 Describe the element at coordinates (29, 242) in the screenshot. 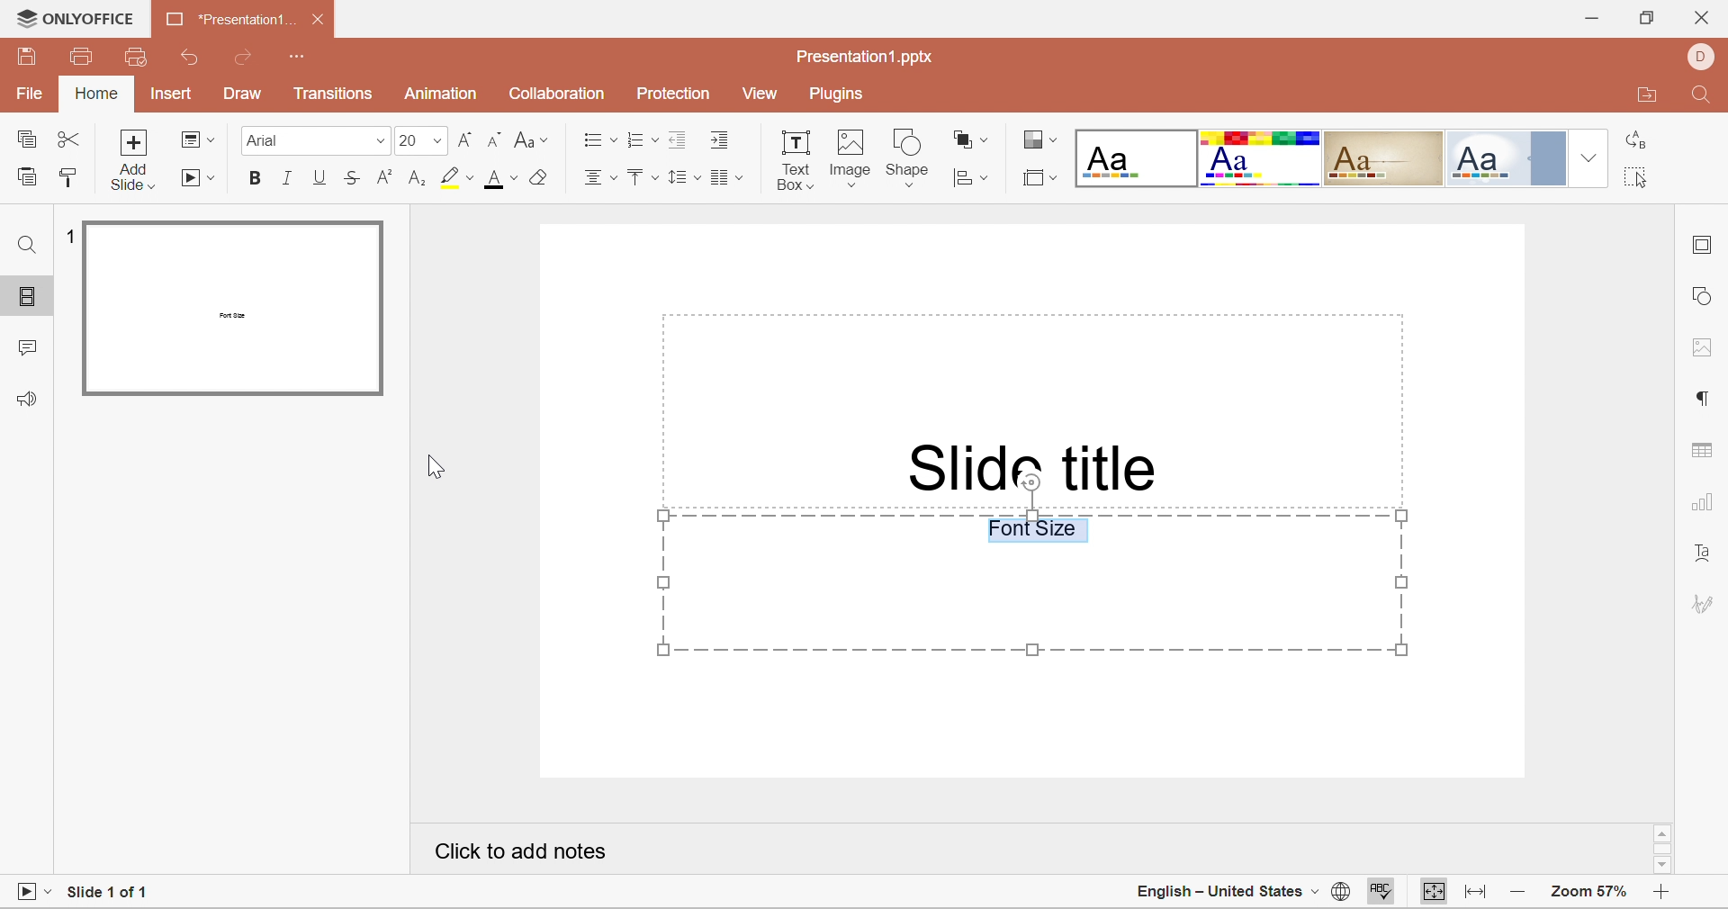

I see `Find` at that location.